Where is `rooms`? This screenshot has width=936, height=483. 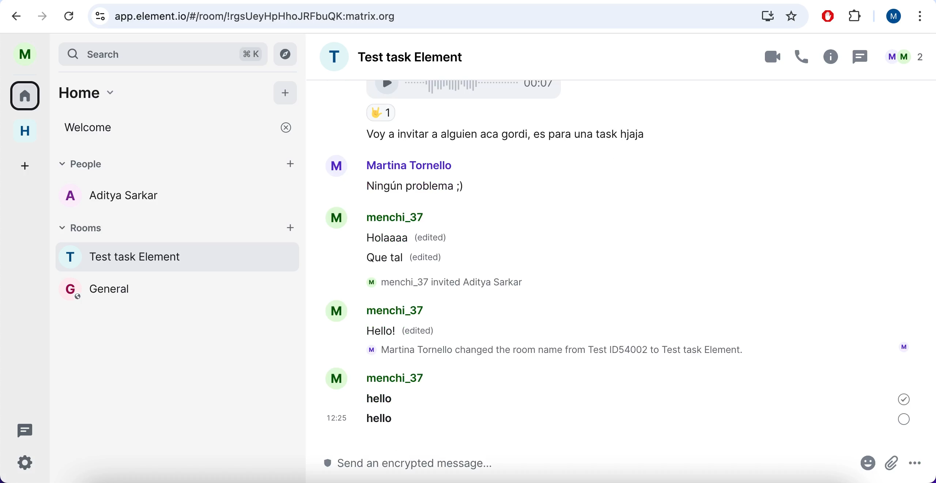 rooms is located at coordinates (27, 95).